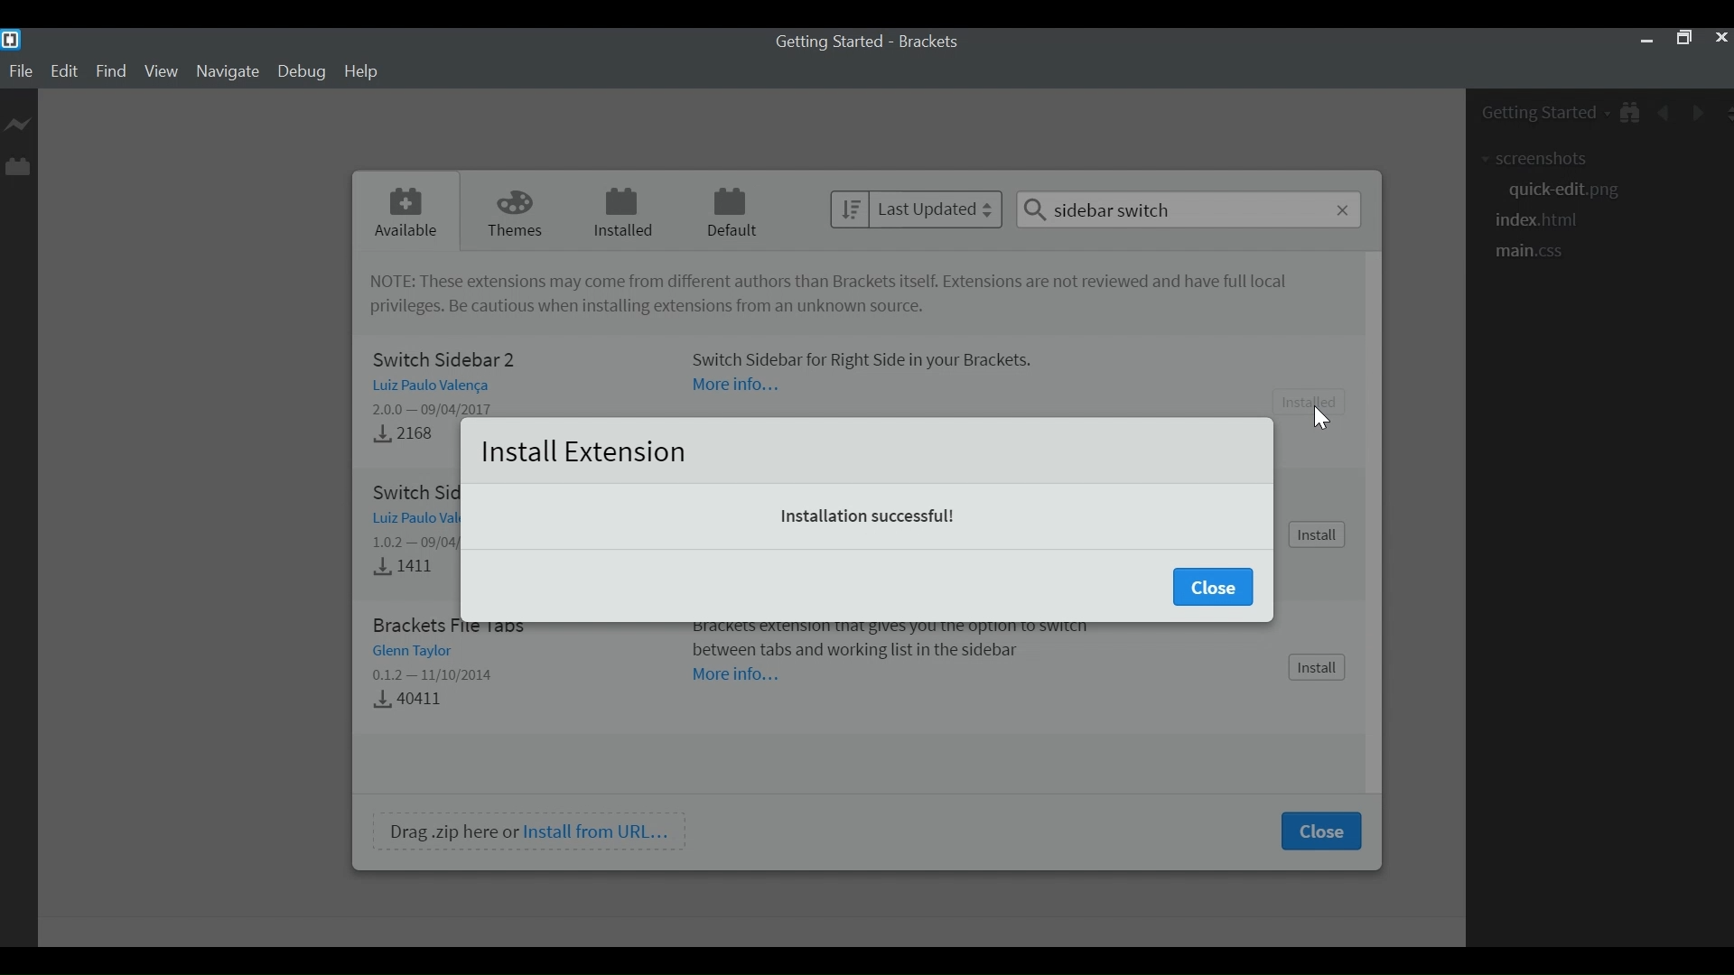 Image resolution: width=1734 pixels, height=975 pixels. What do you see at coordinates (1697, 112) in the screenshot?
I see `Navigate Forward` at bounding box center [1697, 112].